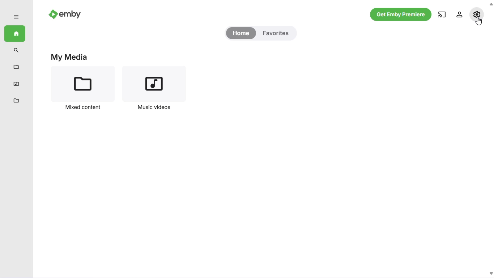 The image size is (494, 278). Describe the element at coordinates (401, 15) in the screenshot. I see `get emby premiere` at that location.